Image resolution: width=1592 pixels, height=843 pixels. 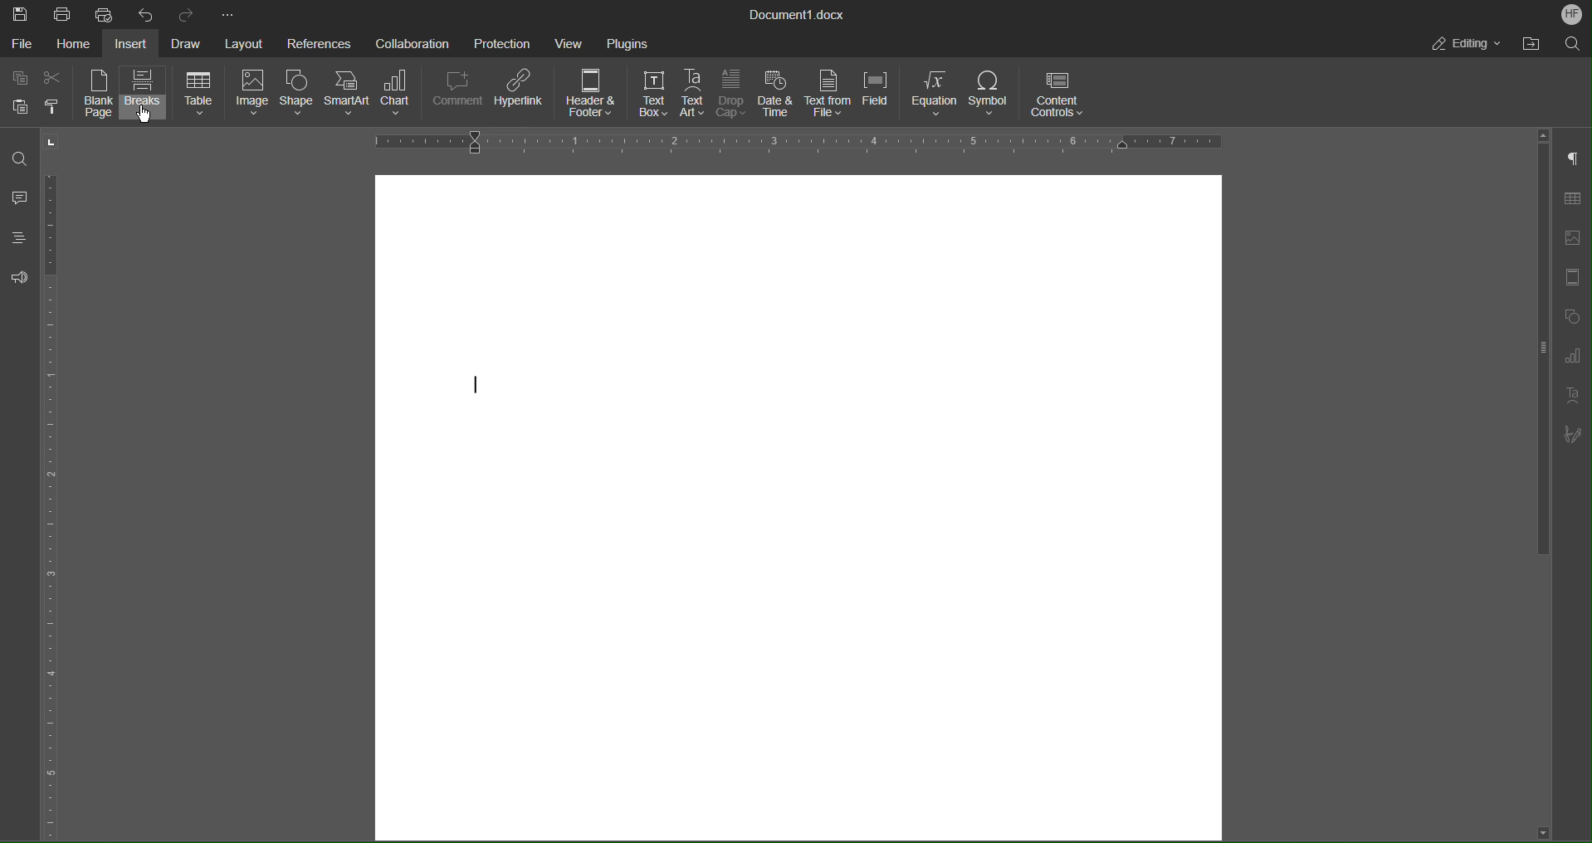 I want to click on Editing, so click(x=1466, y=44).